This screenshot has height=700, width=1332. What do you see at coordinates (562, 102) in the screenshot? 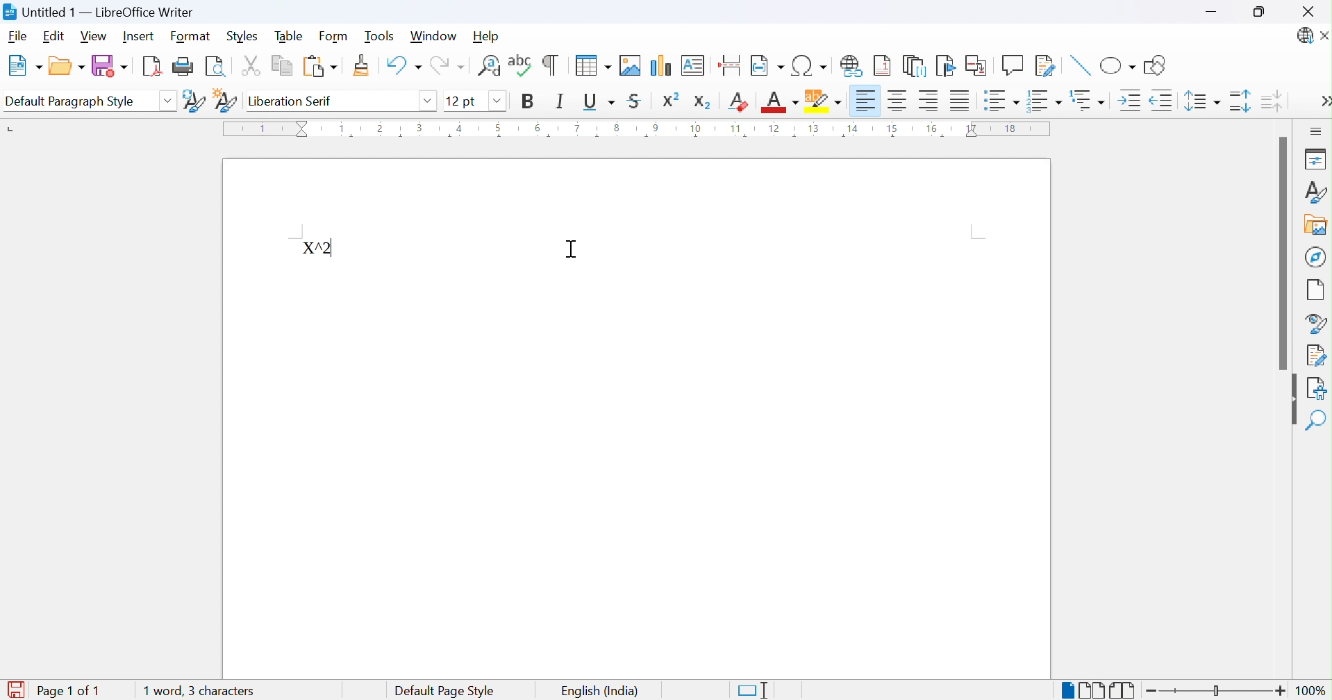
I see `Italic` at bounding box center [562, 102].